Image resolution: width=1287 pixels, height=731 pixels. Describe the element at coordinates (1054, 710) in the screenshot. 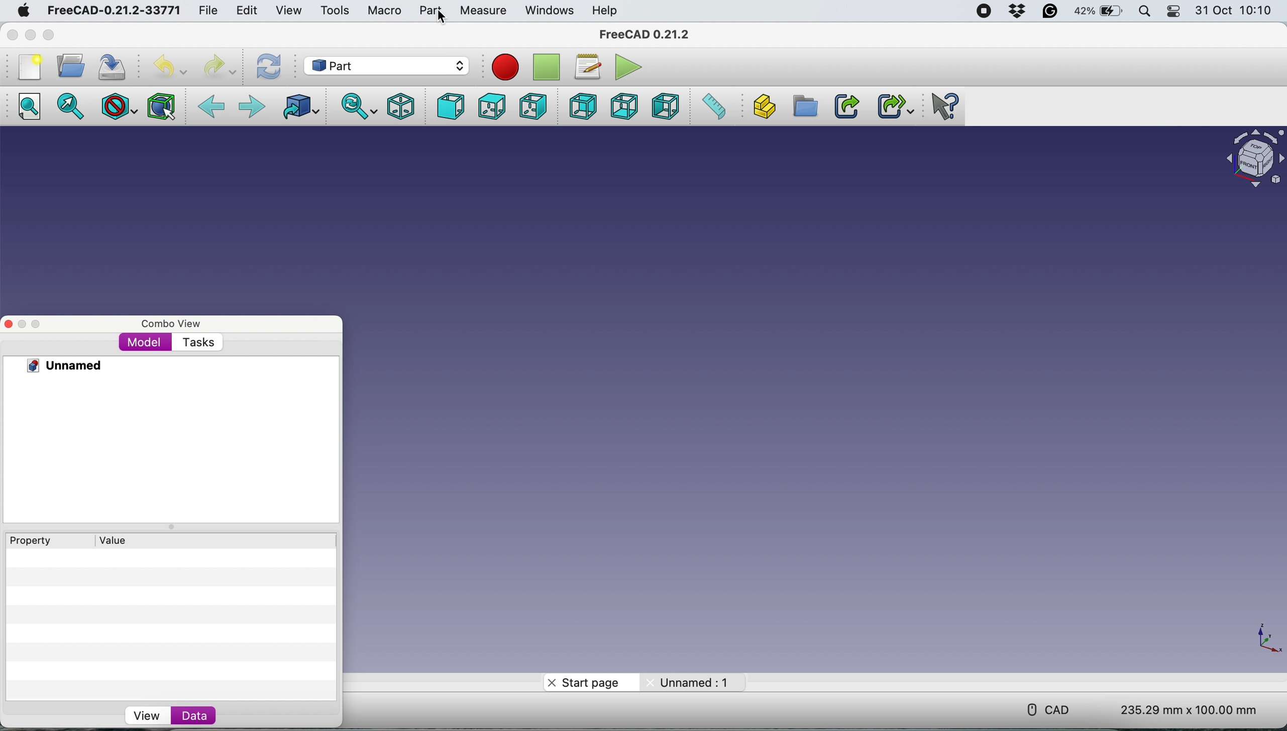

I see `CAD` at that location.